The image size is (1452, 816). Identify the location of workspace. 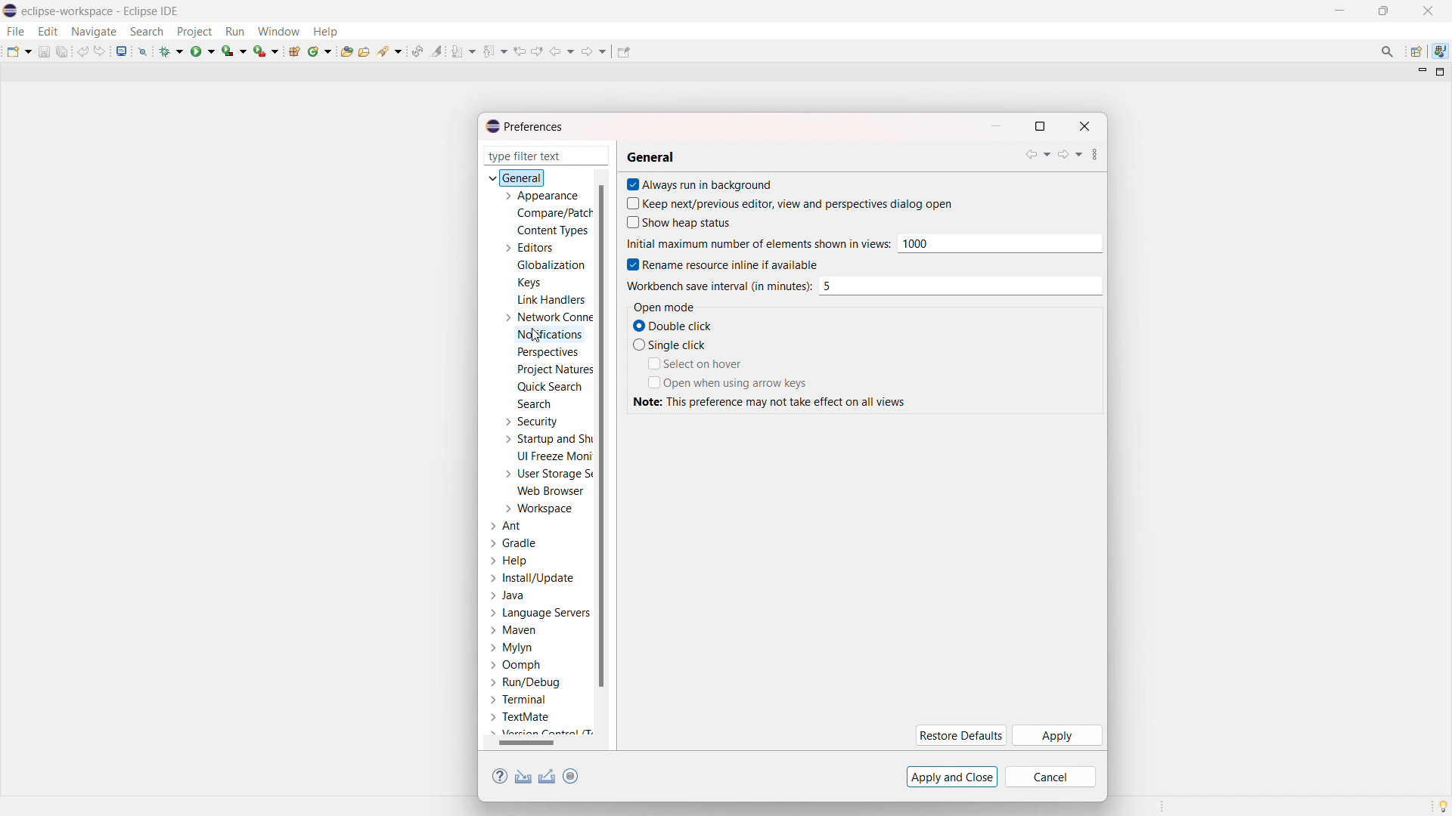
(538, 508).